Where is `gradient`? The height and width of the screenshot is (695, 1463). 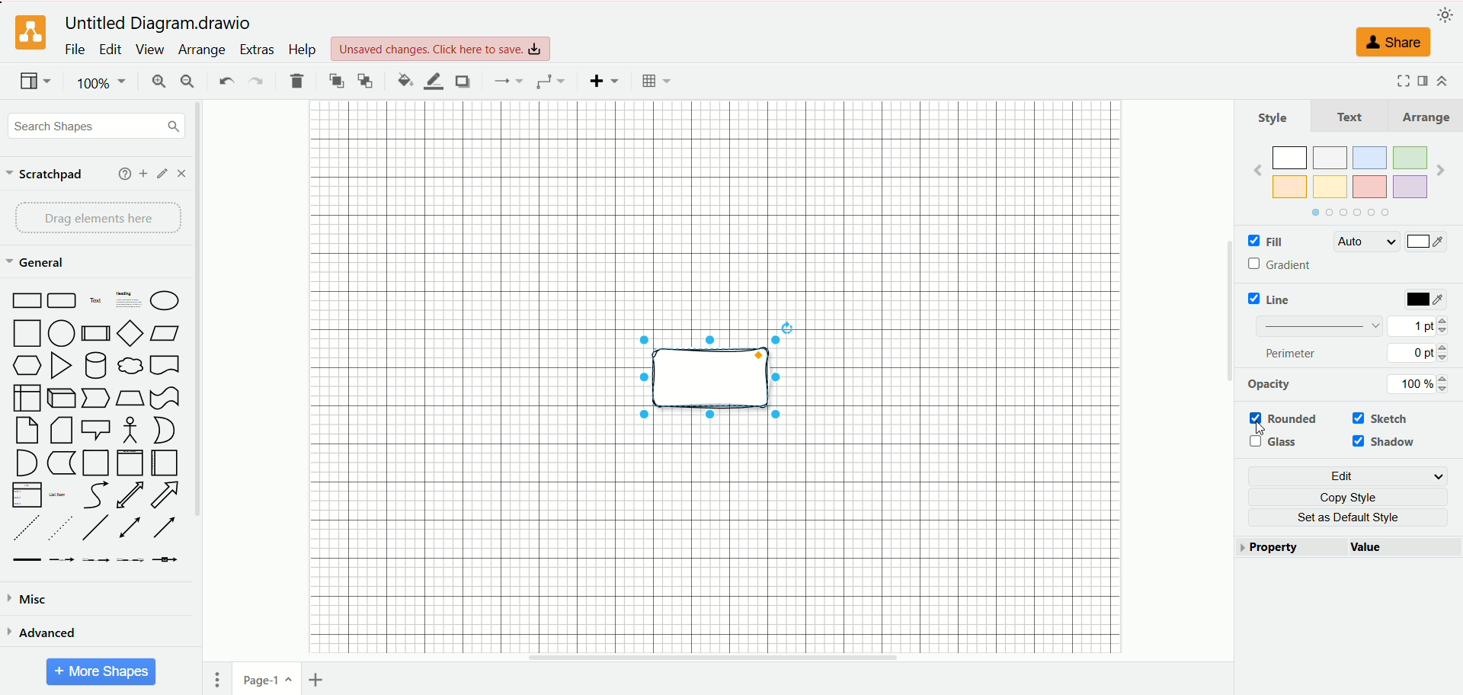
gradient is located at coordinates (1282, 265).